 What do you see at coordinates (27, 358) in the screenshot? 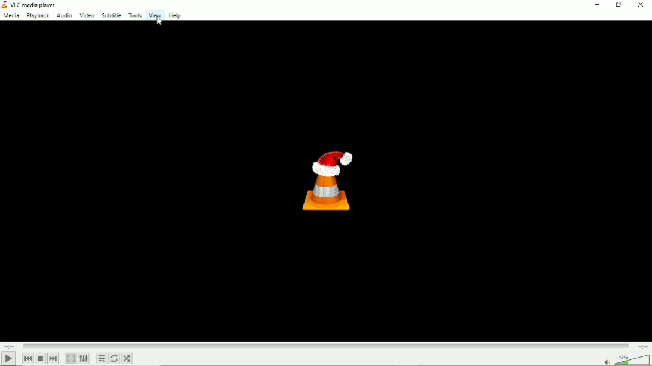
I see `Previous` at bounding box center [27, 358].